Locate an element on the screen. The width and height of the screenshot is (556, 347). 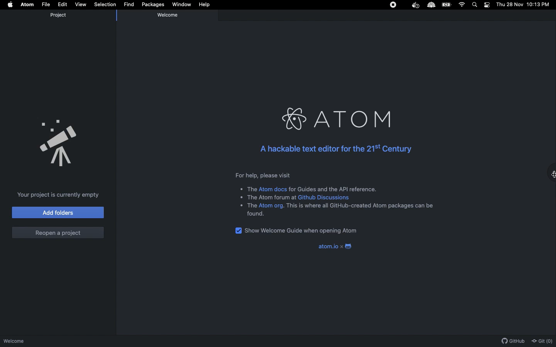
Notification is located at coordinates (487, 5).